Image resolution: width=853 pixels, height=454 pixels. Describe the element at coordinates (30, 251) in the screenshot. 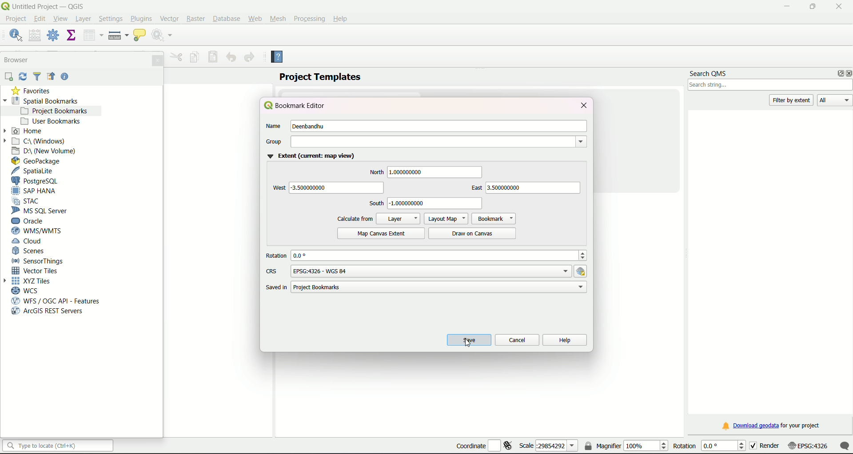

I see `Scenes` at that location.